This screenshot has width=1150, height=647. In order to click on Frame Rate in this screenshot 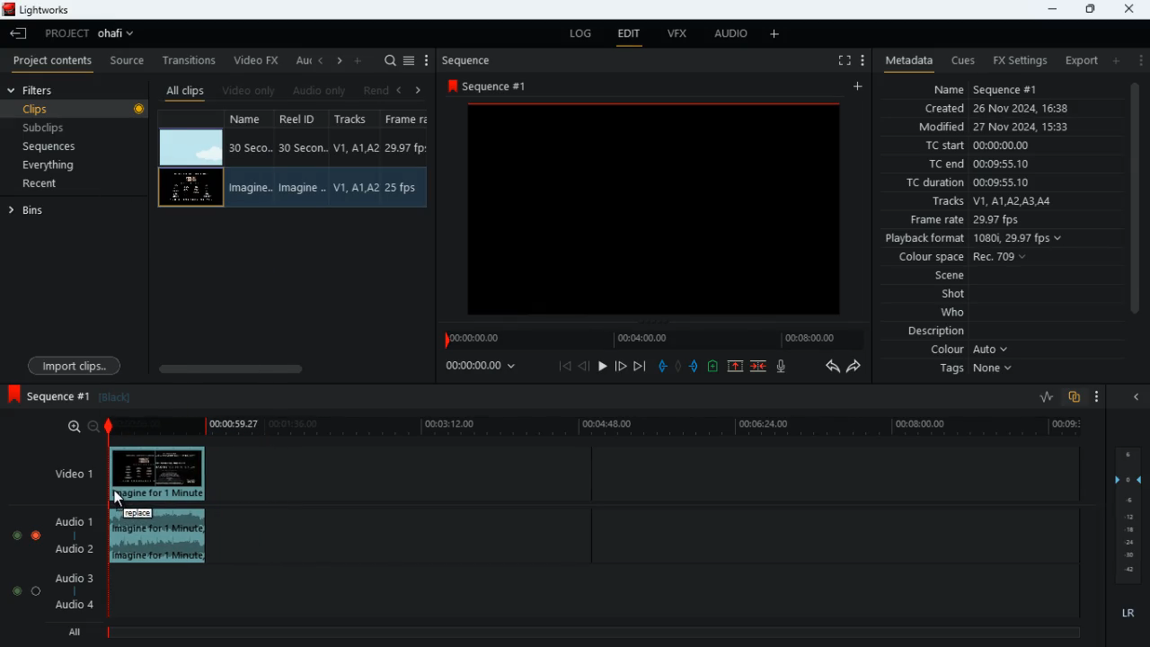, I will do `click(402, 188)`.